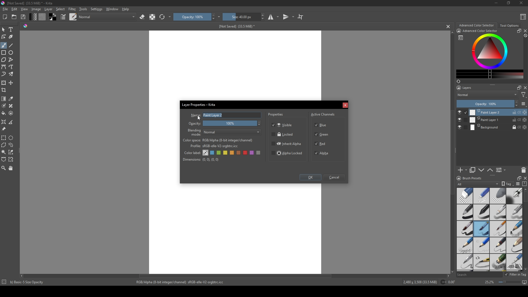 The height and width of the screenshot is (297, 528). What do you see at coordinates (276, 115) in the screenshot?
I see `properties` at bounding box center [276, 115].